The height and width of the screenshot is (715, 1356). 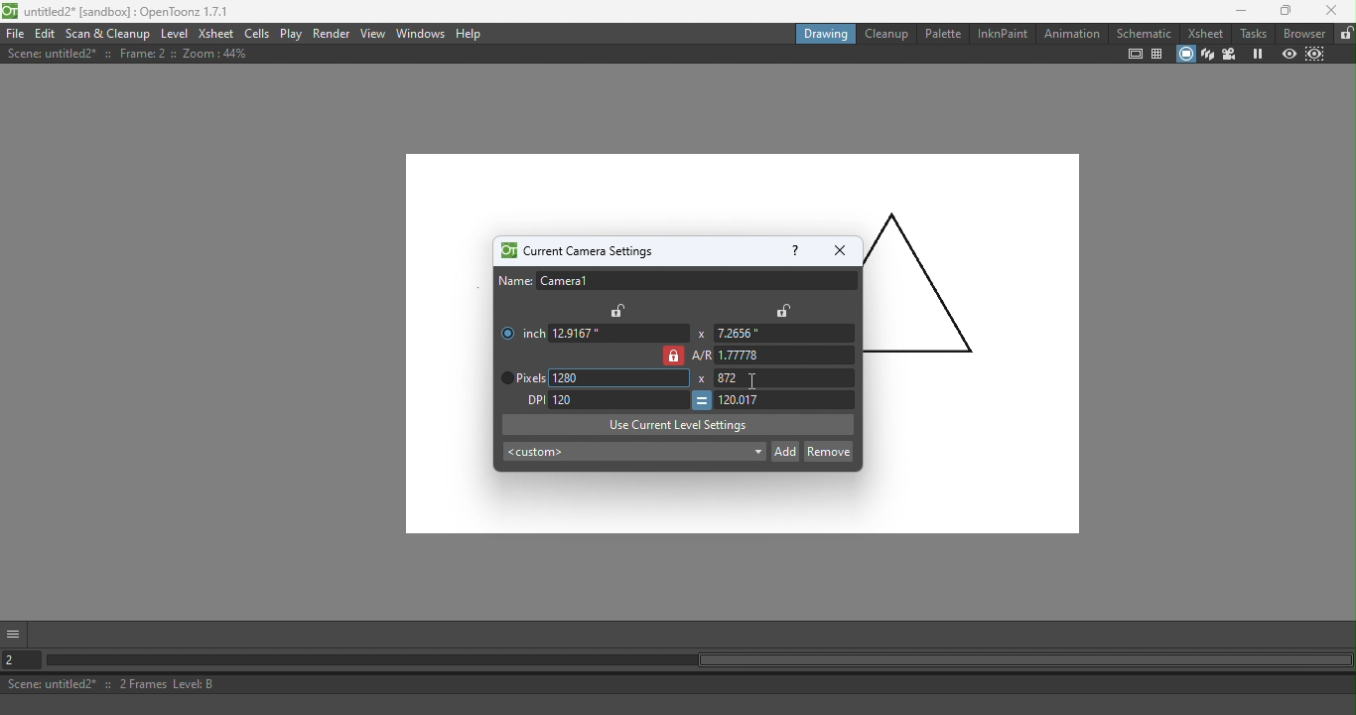 I want to click on Horizontal scroll bar, so click(x=699, y=661).